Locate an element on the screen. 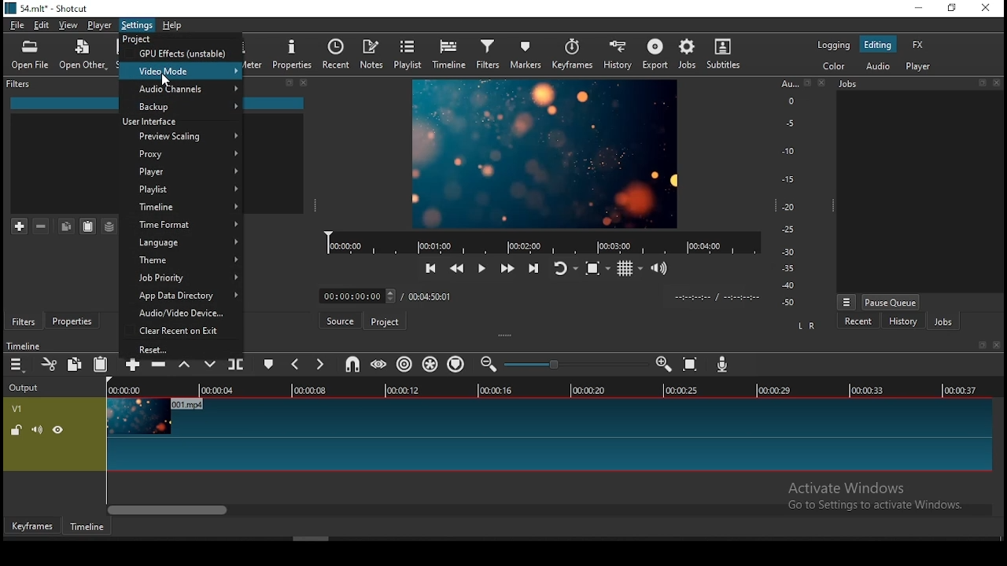 The image size is (1007, 566). subtitles is located at coordinates (723, 53).